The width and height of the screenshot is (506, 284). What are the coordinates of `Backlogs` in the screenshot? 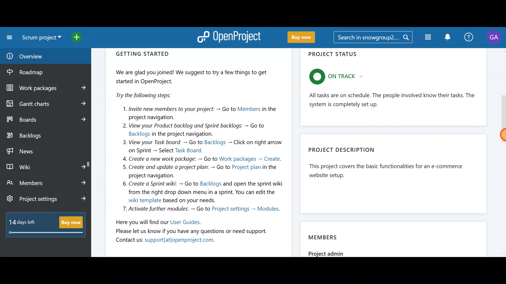 It's located at (41, 136).